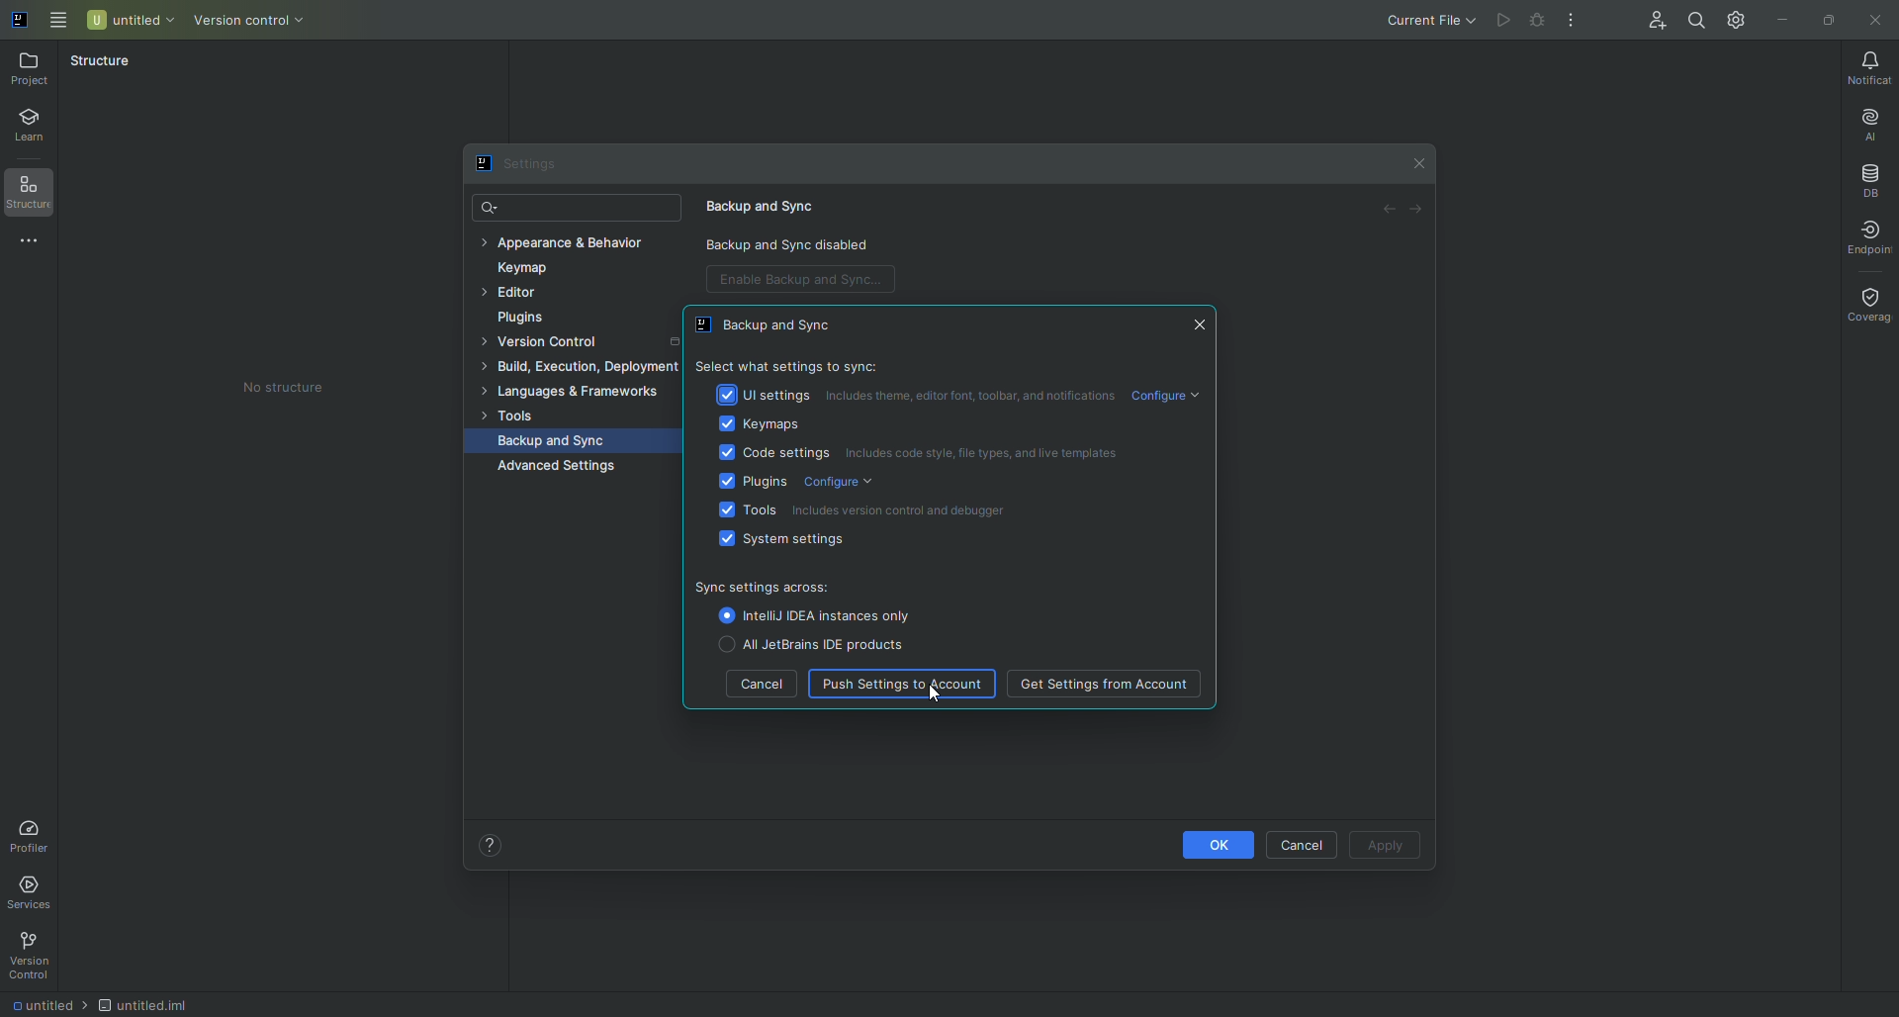  I want to click on , so click(23, 16).